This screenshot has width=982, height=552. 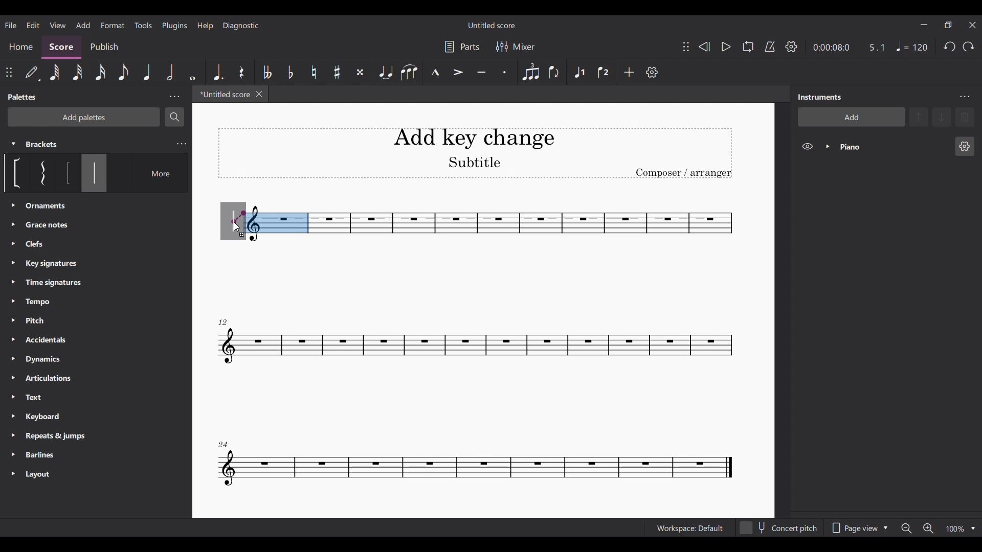 What do you see at coordinates (950, 47) in the screenshot?
I see `Undo` at bounding box center [950, 47].